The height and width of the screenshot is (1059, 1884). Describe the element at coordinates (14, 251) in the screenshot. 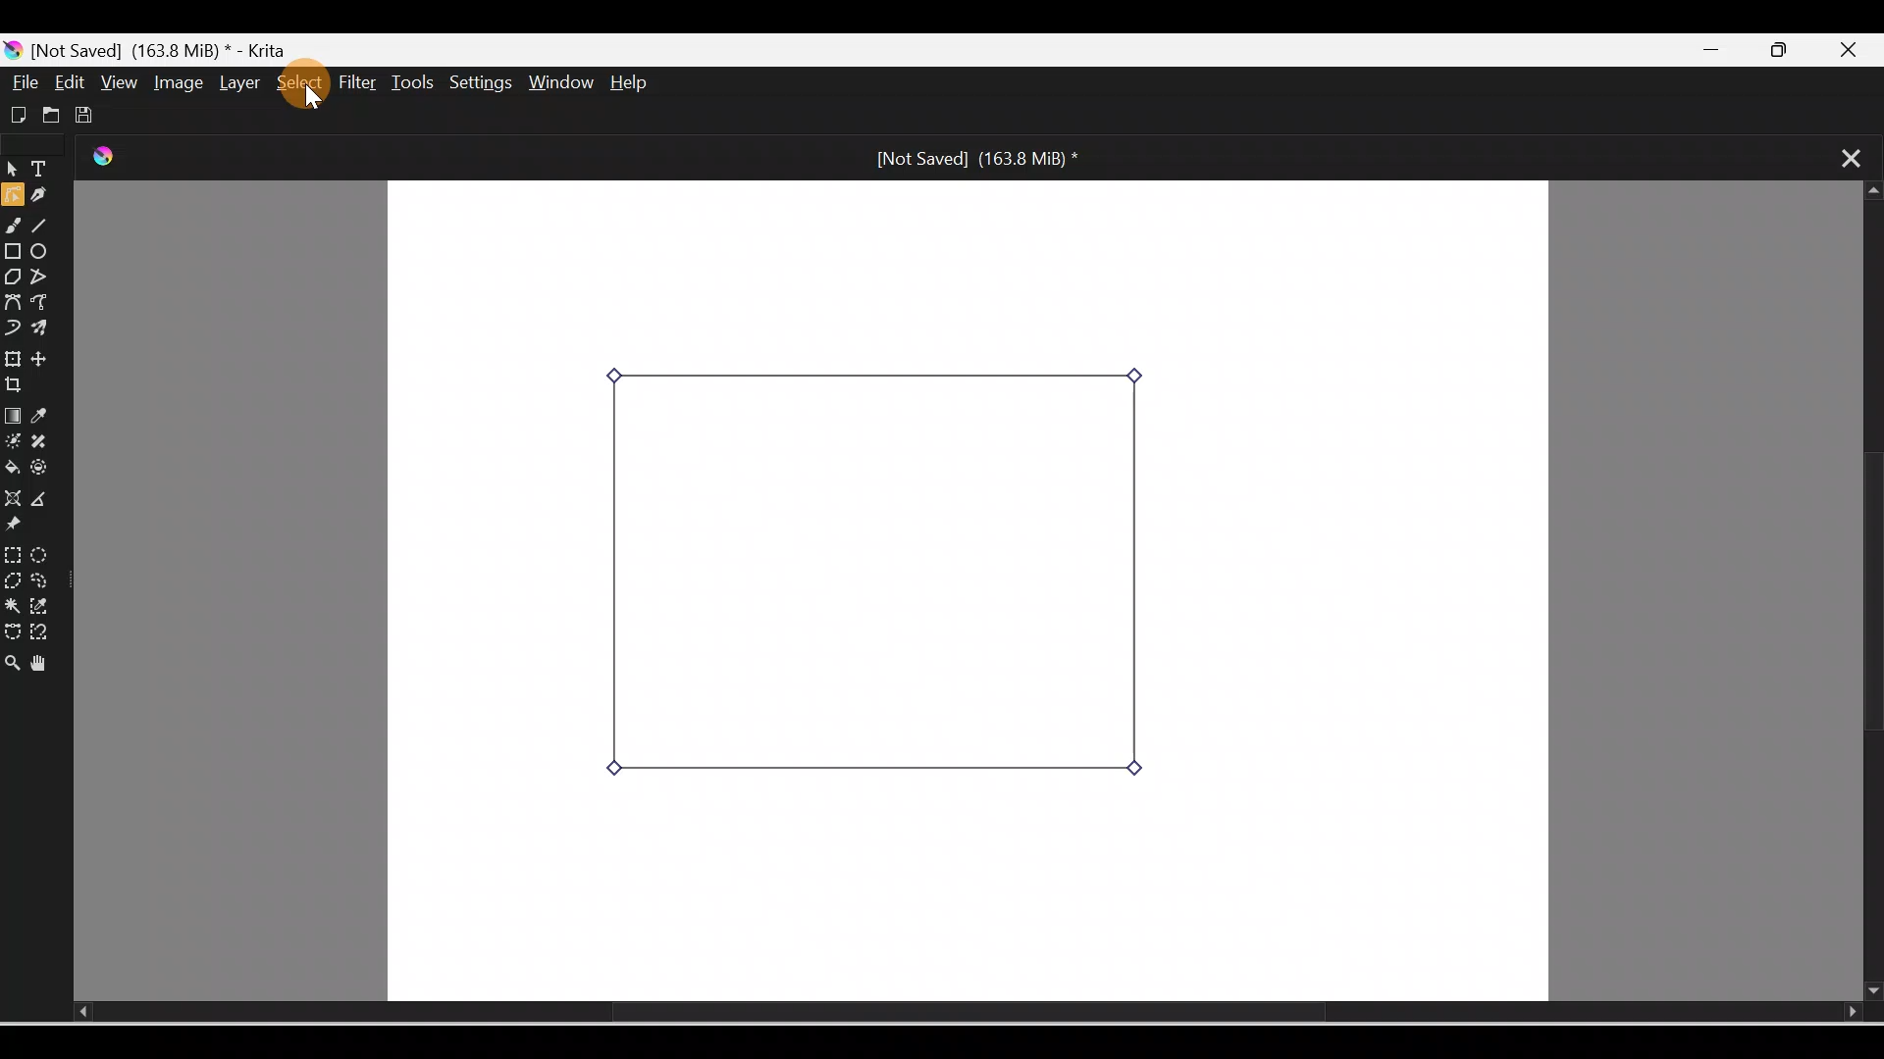

I see `Rectangle` at that location.